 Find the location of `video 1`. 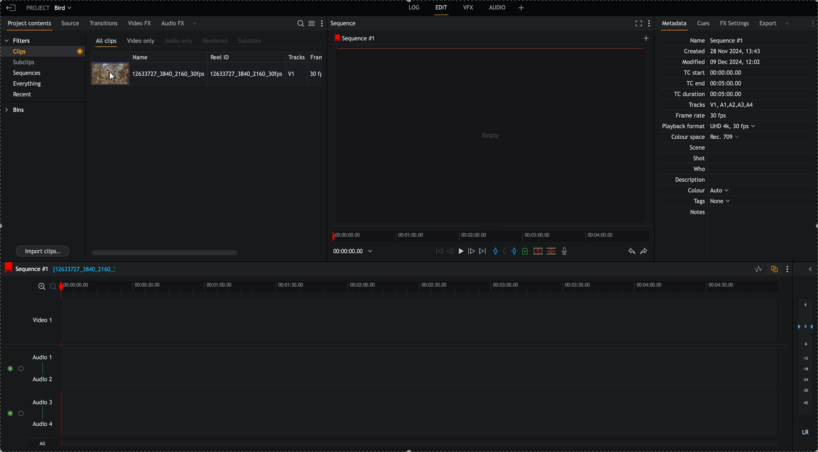

video 1 is located at coordinates (402, 320).